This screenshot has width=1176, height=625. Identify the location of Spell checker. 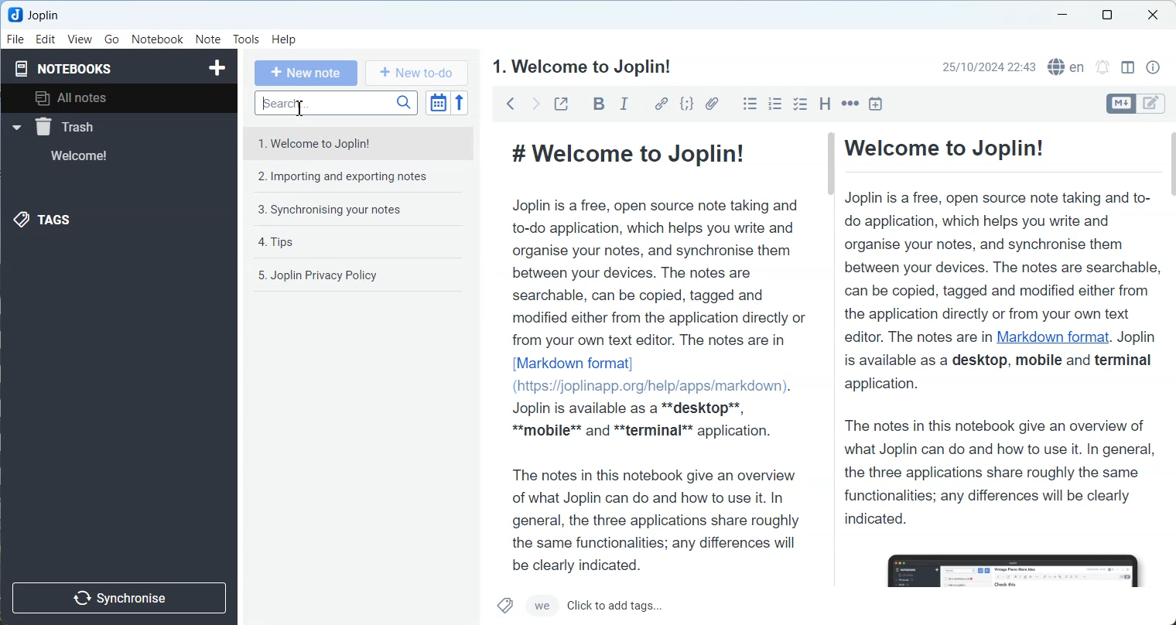
(1066, 67).